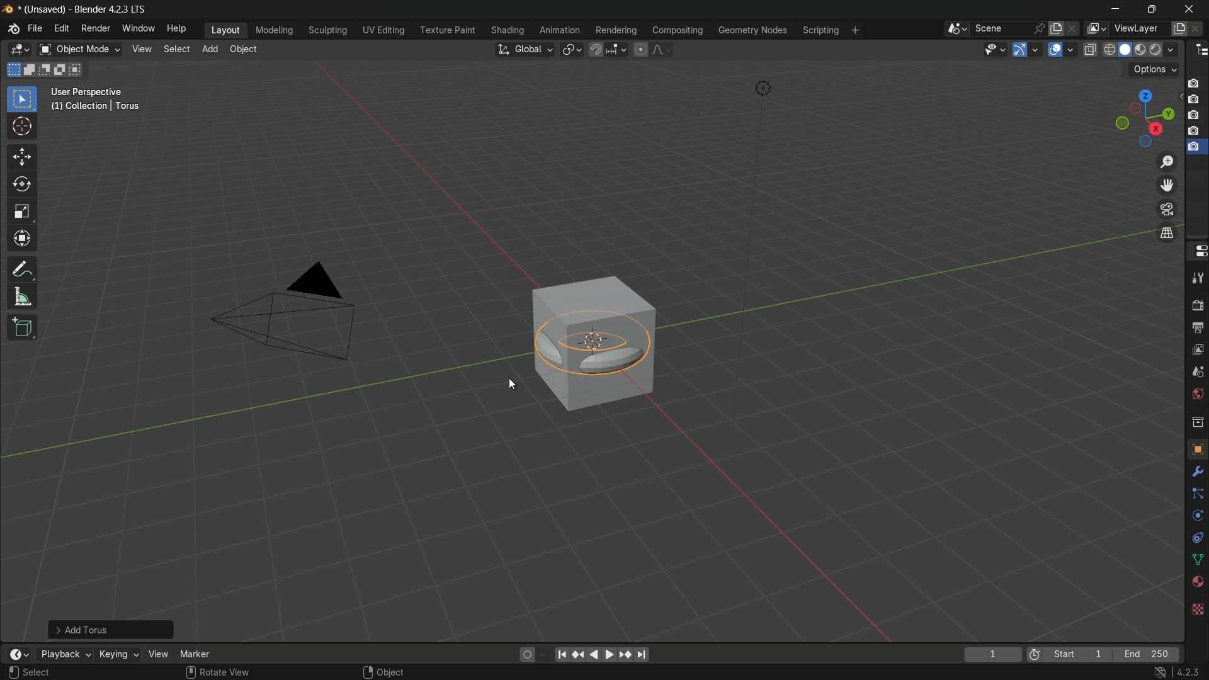  What do you see at coordinates (1152, 9) in the screenshot?
I see `maximize or restore` at bounding box center [1152, 9].